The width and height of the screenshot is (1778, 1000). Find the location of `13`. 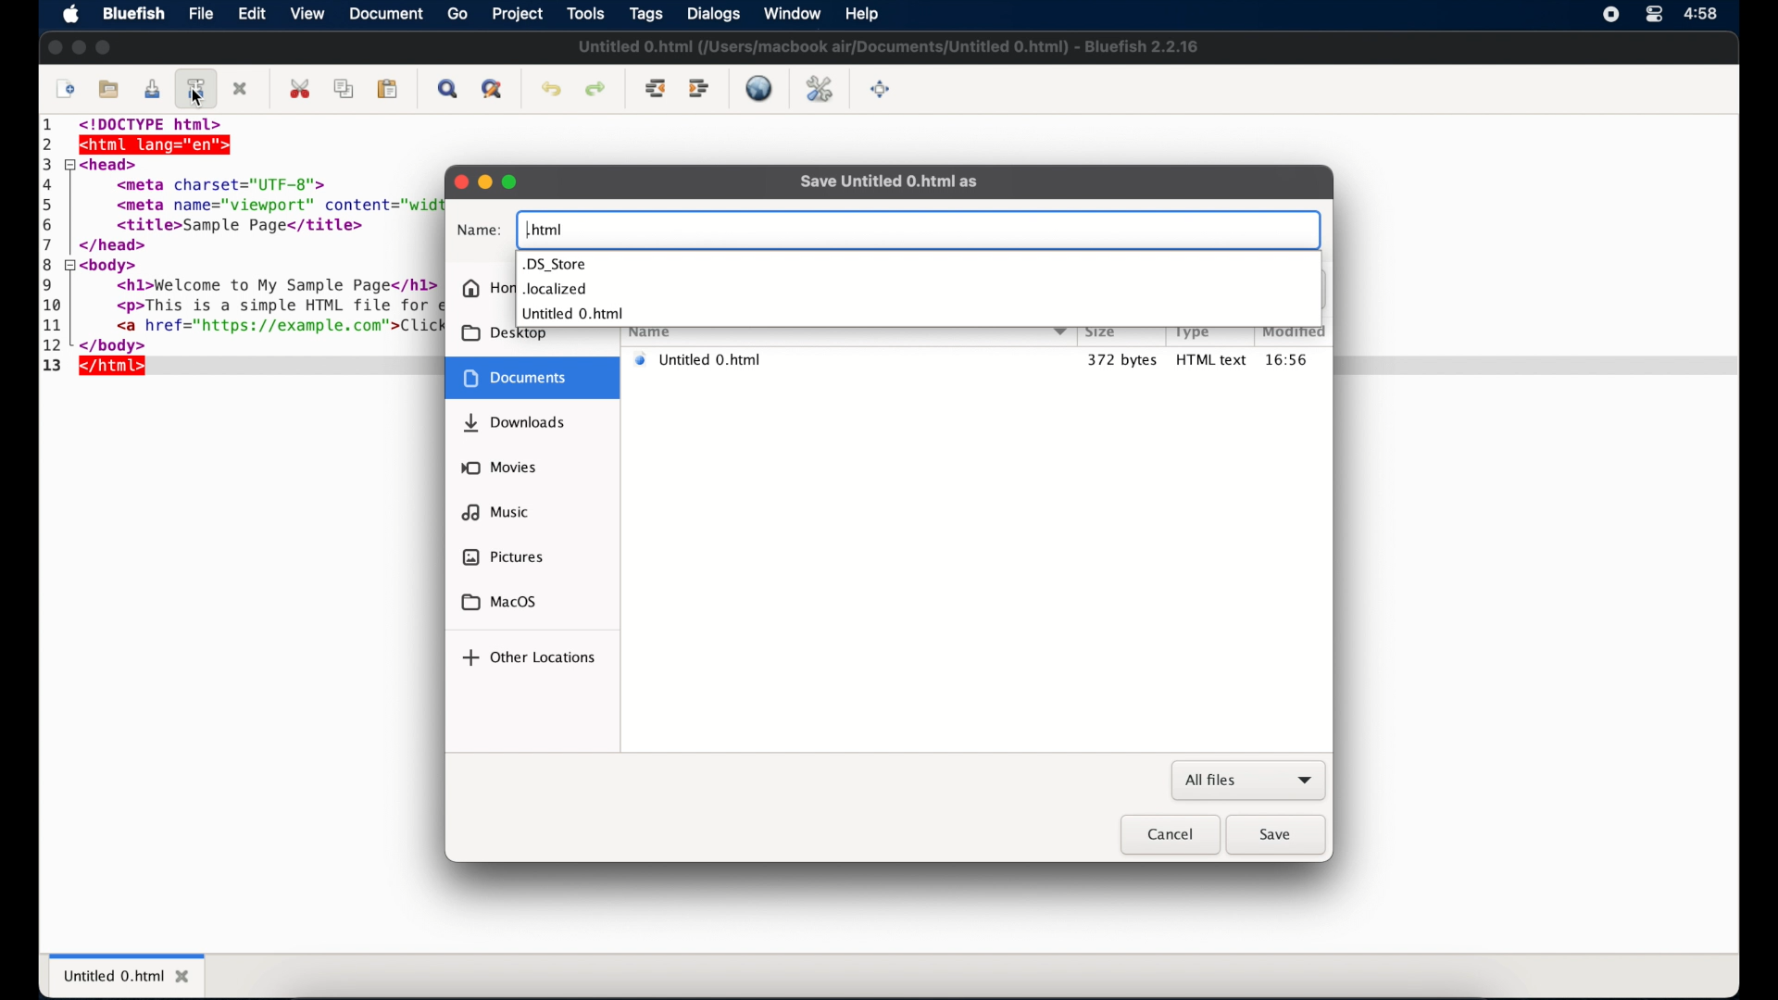

13 is located at coordinates (52, 367).